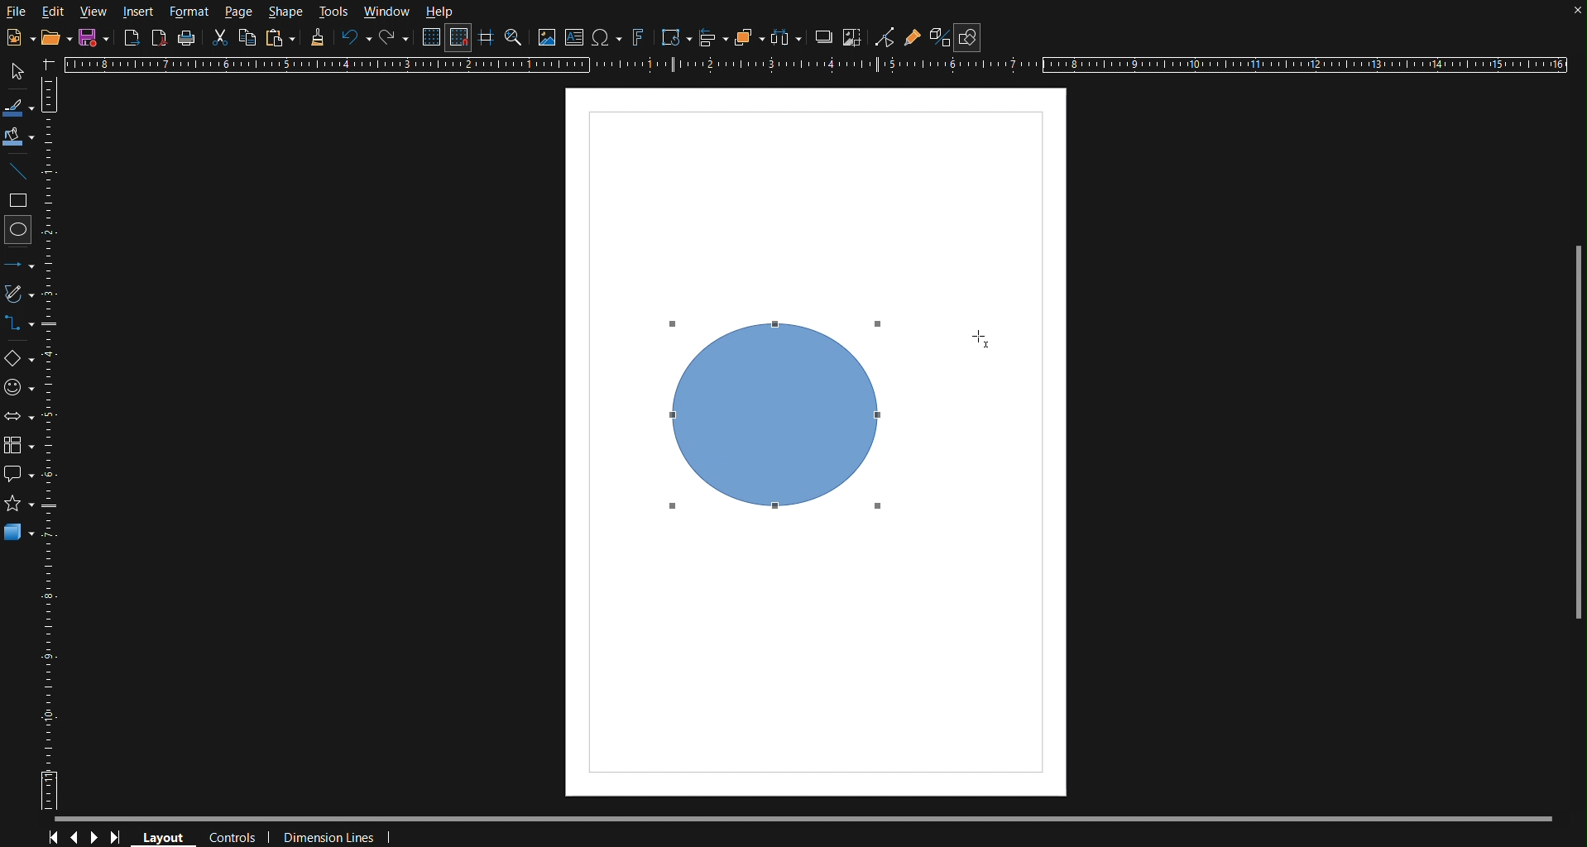 Image resolution: width=1587 pixels, height=847 pixels. I want to click on Insert Image, so click(548, 37).